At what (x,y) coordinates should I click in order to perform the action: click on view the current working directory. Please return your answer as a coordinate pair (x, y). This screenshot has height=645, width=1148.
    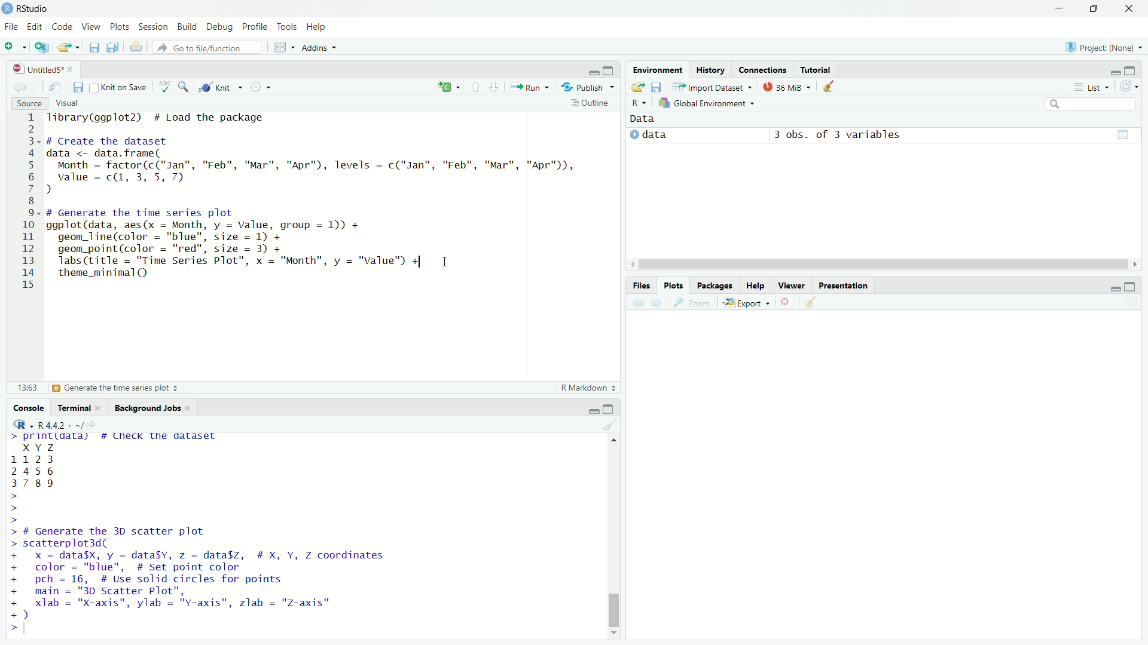
    Looking at the image, I should click on (93, 424).